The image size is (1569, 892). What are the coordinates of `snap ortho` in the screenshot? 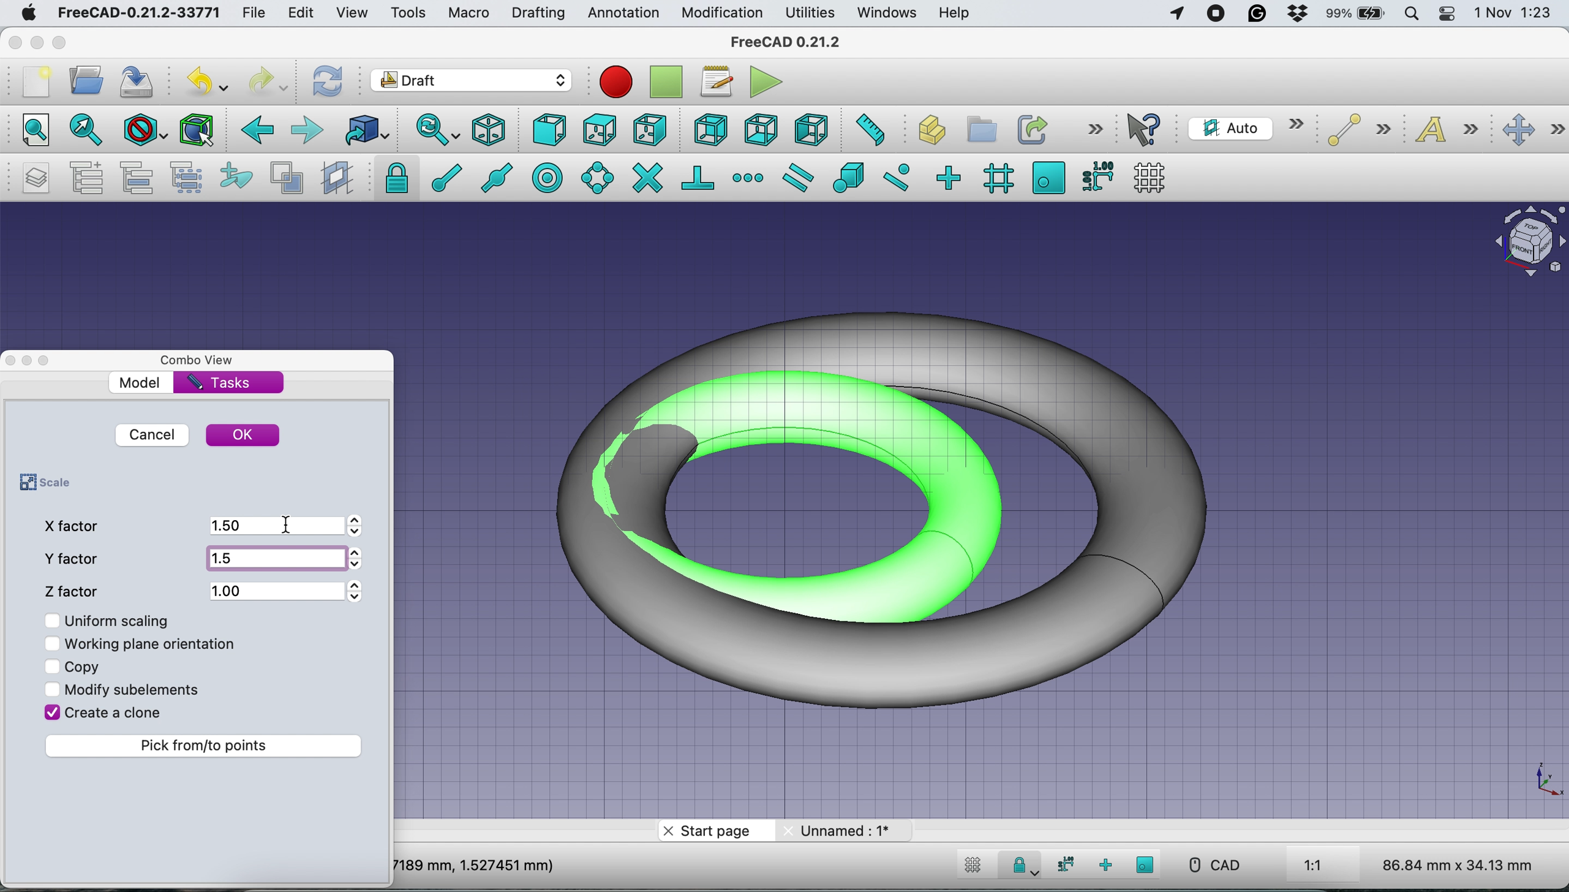 It's located at (952, 176).